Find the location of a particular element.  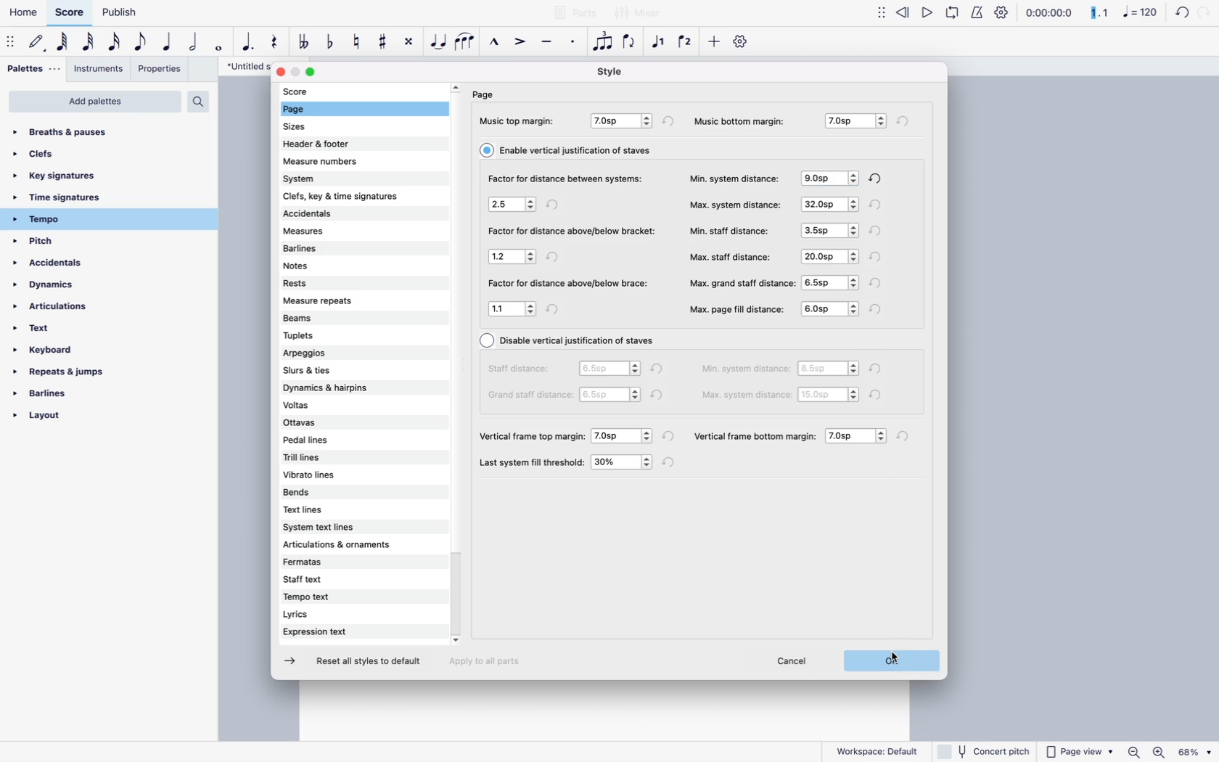

text lines is located at coordinates (325, 511).